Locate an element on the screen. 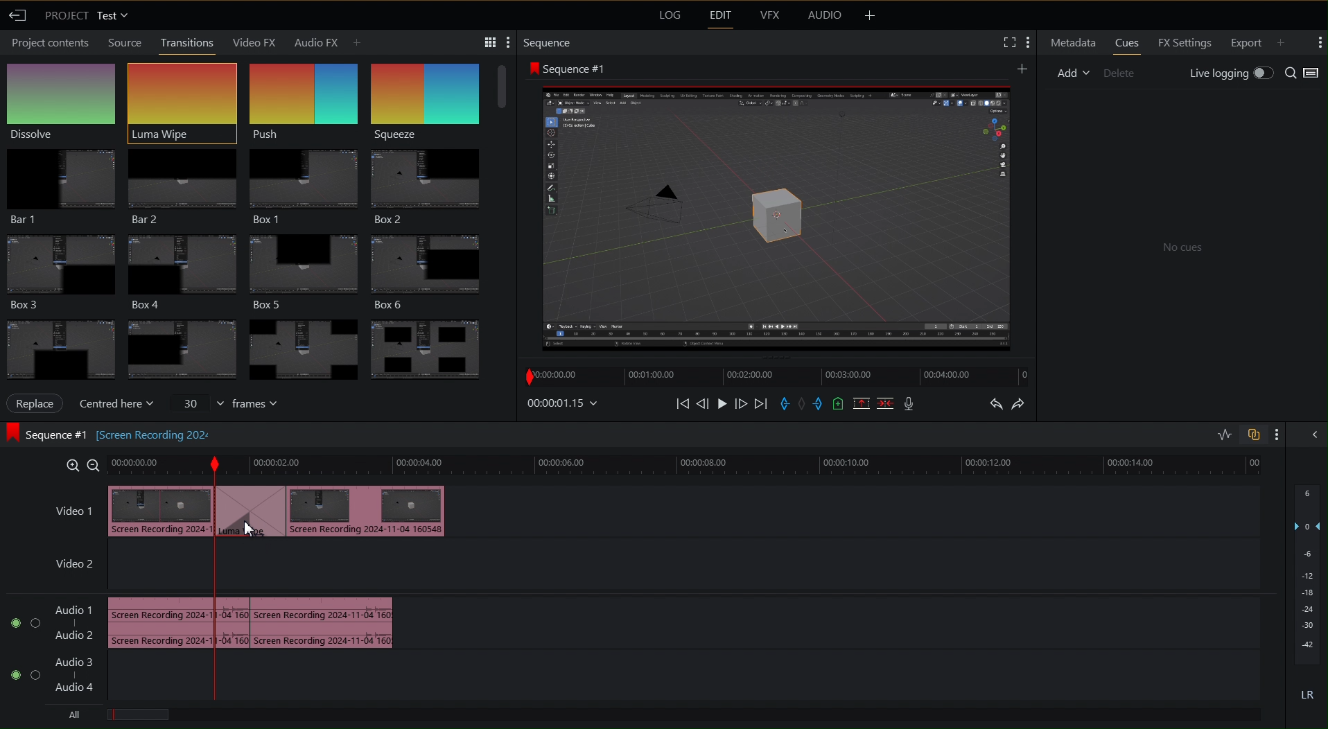 This screenshot has width=1328, height=729. Edit is located at coordinates (719, 17).